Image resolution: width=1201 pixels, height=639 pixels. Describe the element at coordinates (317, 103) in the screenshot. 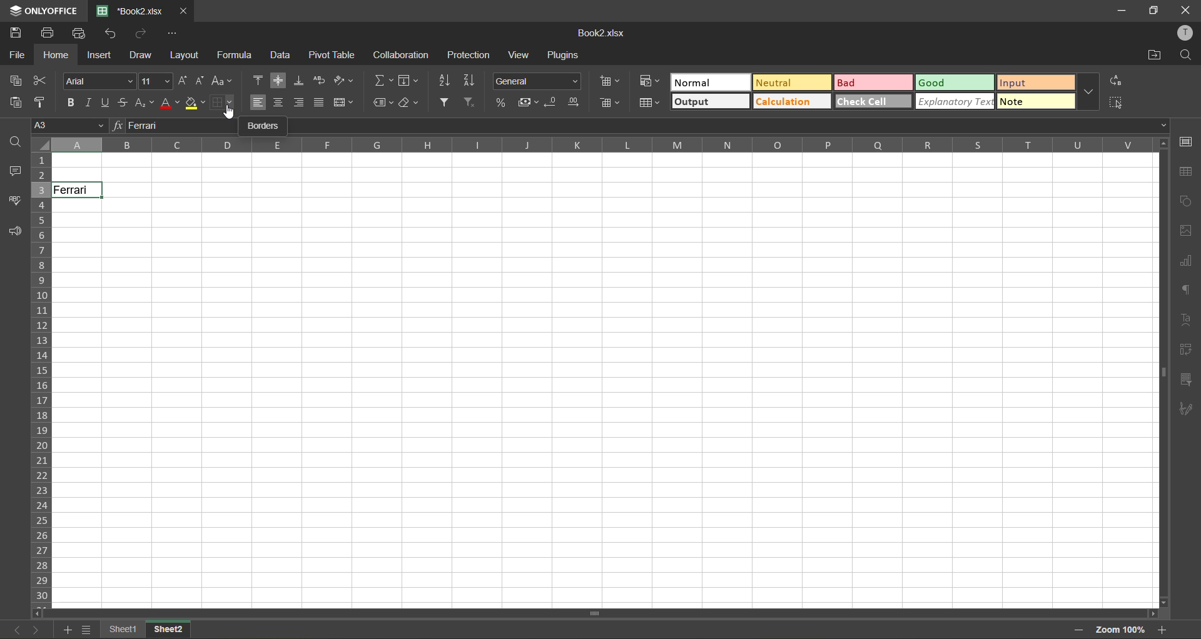

I see `justified` at that location.